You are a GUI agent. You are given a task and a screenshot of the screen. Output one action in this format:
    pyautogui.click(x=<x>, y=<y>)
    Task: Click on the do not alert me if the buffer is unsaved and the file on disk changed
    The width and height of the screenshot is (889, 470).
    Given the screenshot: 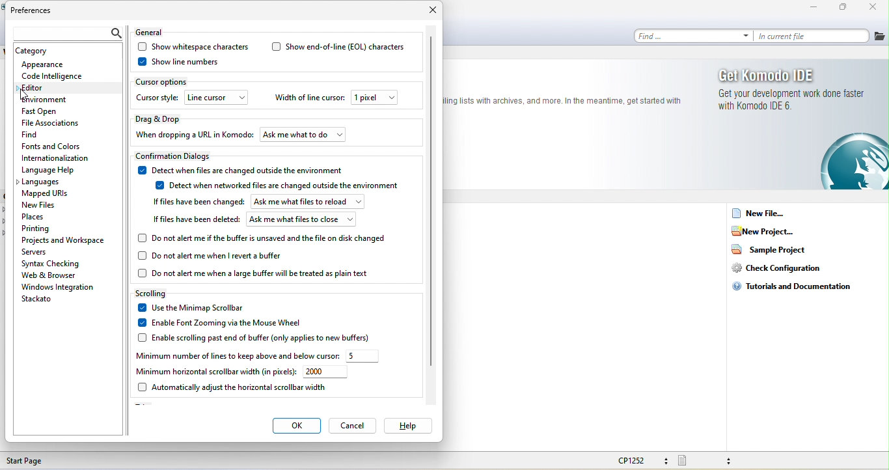 What is the action you would take?
    pyautogui.click(x=264, y=238)
    